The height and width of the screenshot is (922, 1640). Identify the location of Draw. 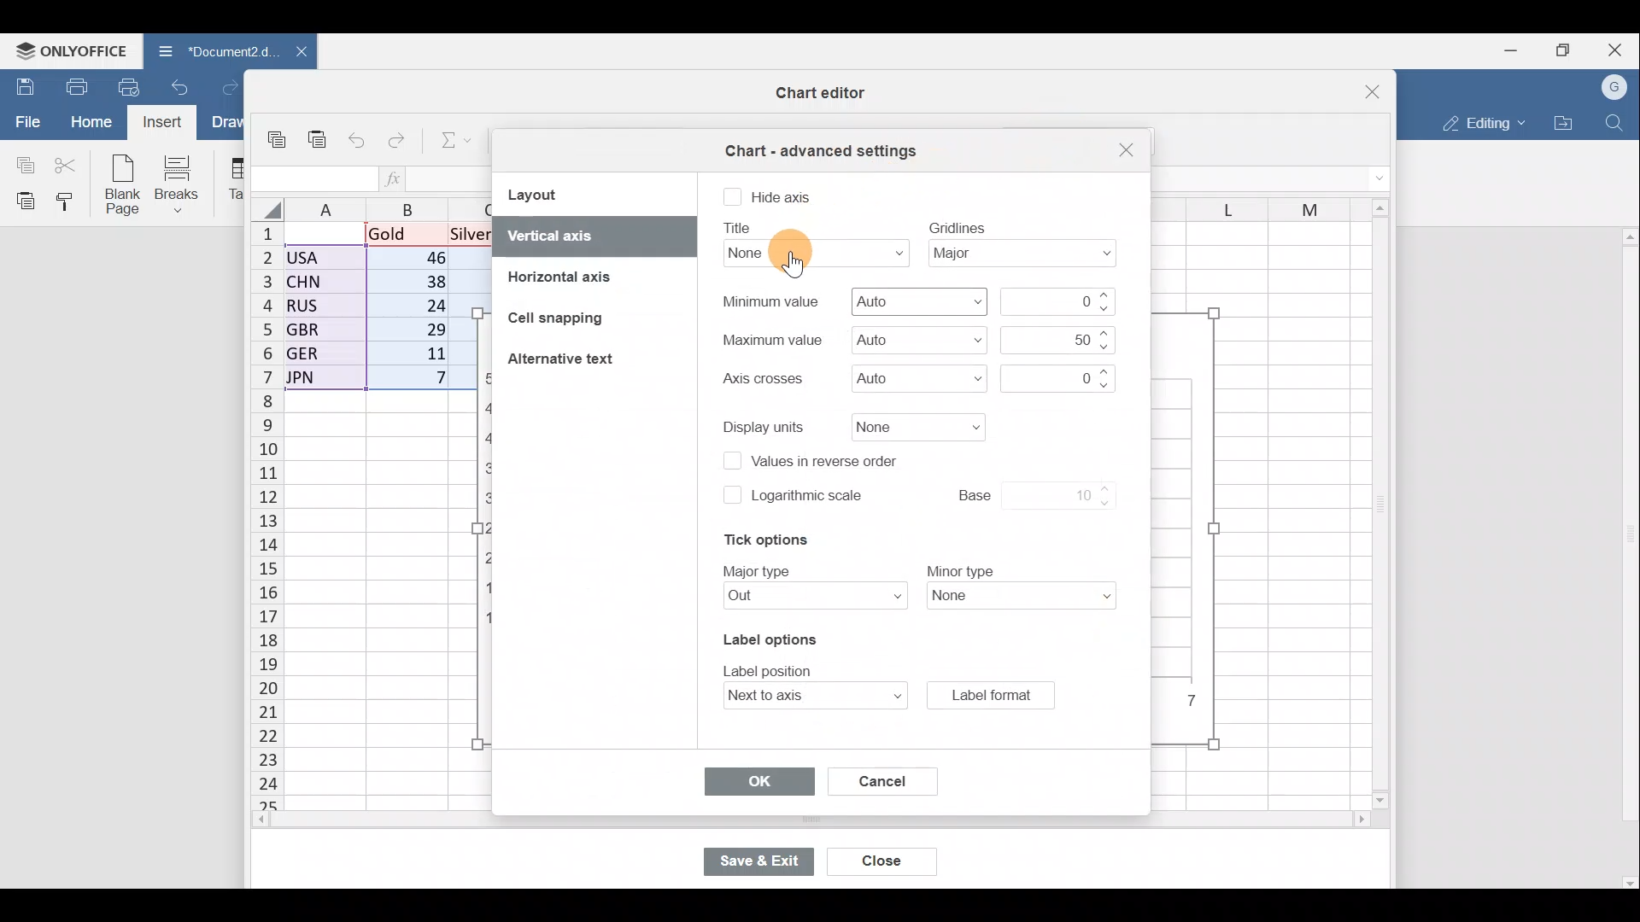
(225, 122).